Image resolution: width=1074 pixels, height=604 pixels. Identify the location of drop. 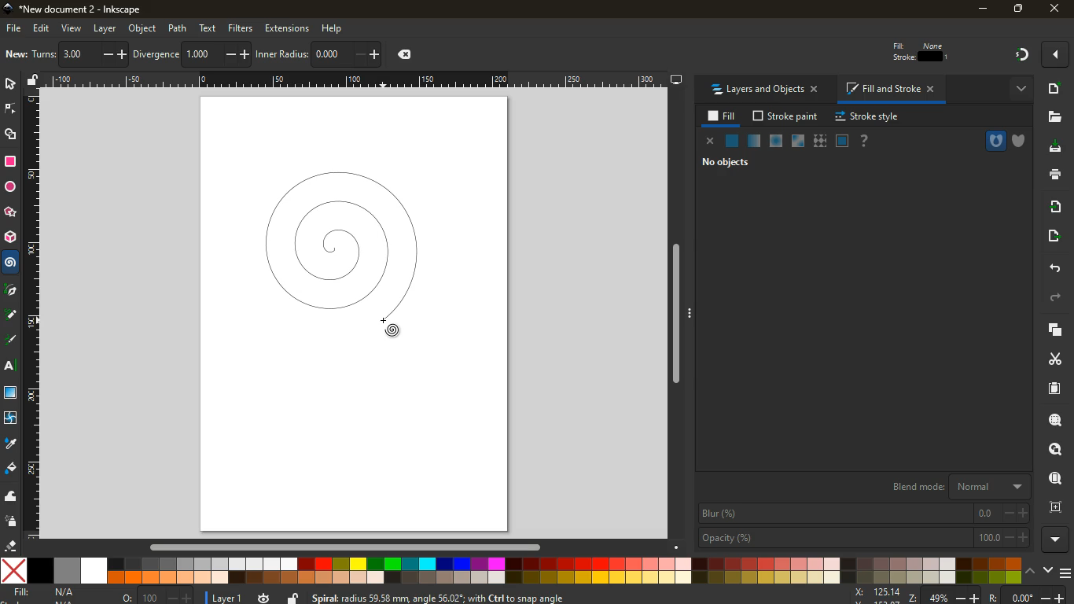
(11, 445).